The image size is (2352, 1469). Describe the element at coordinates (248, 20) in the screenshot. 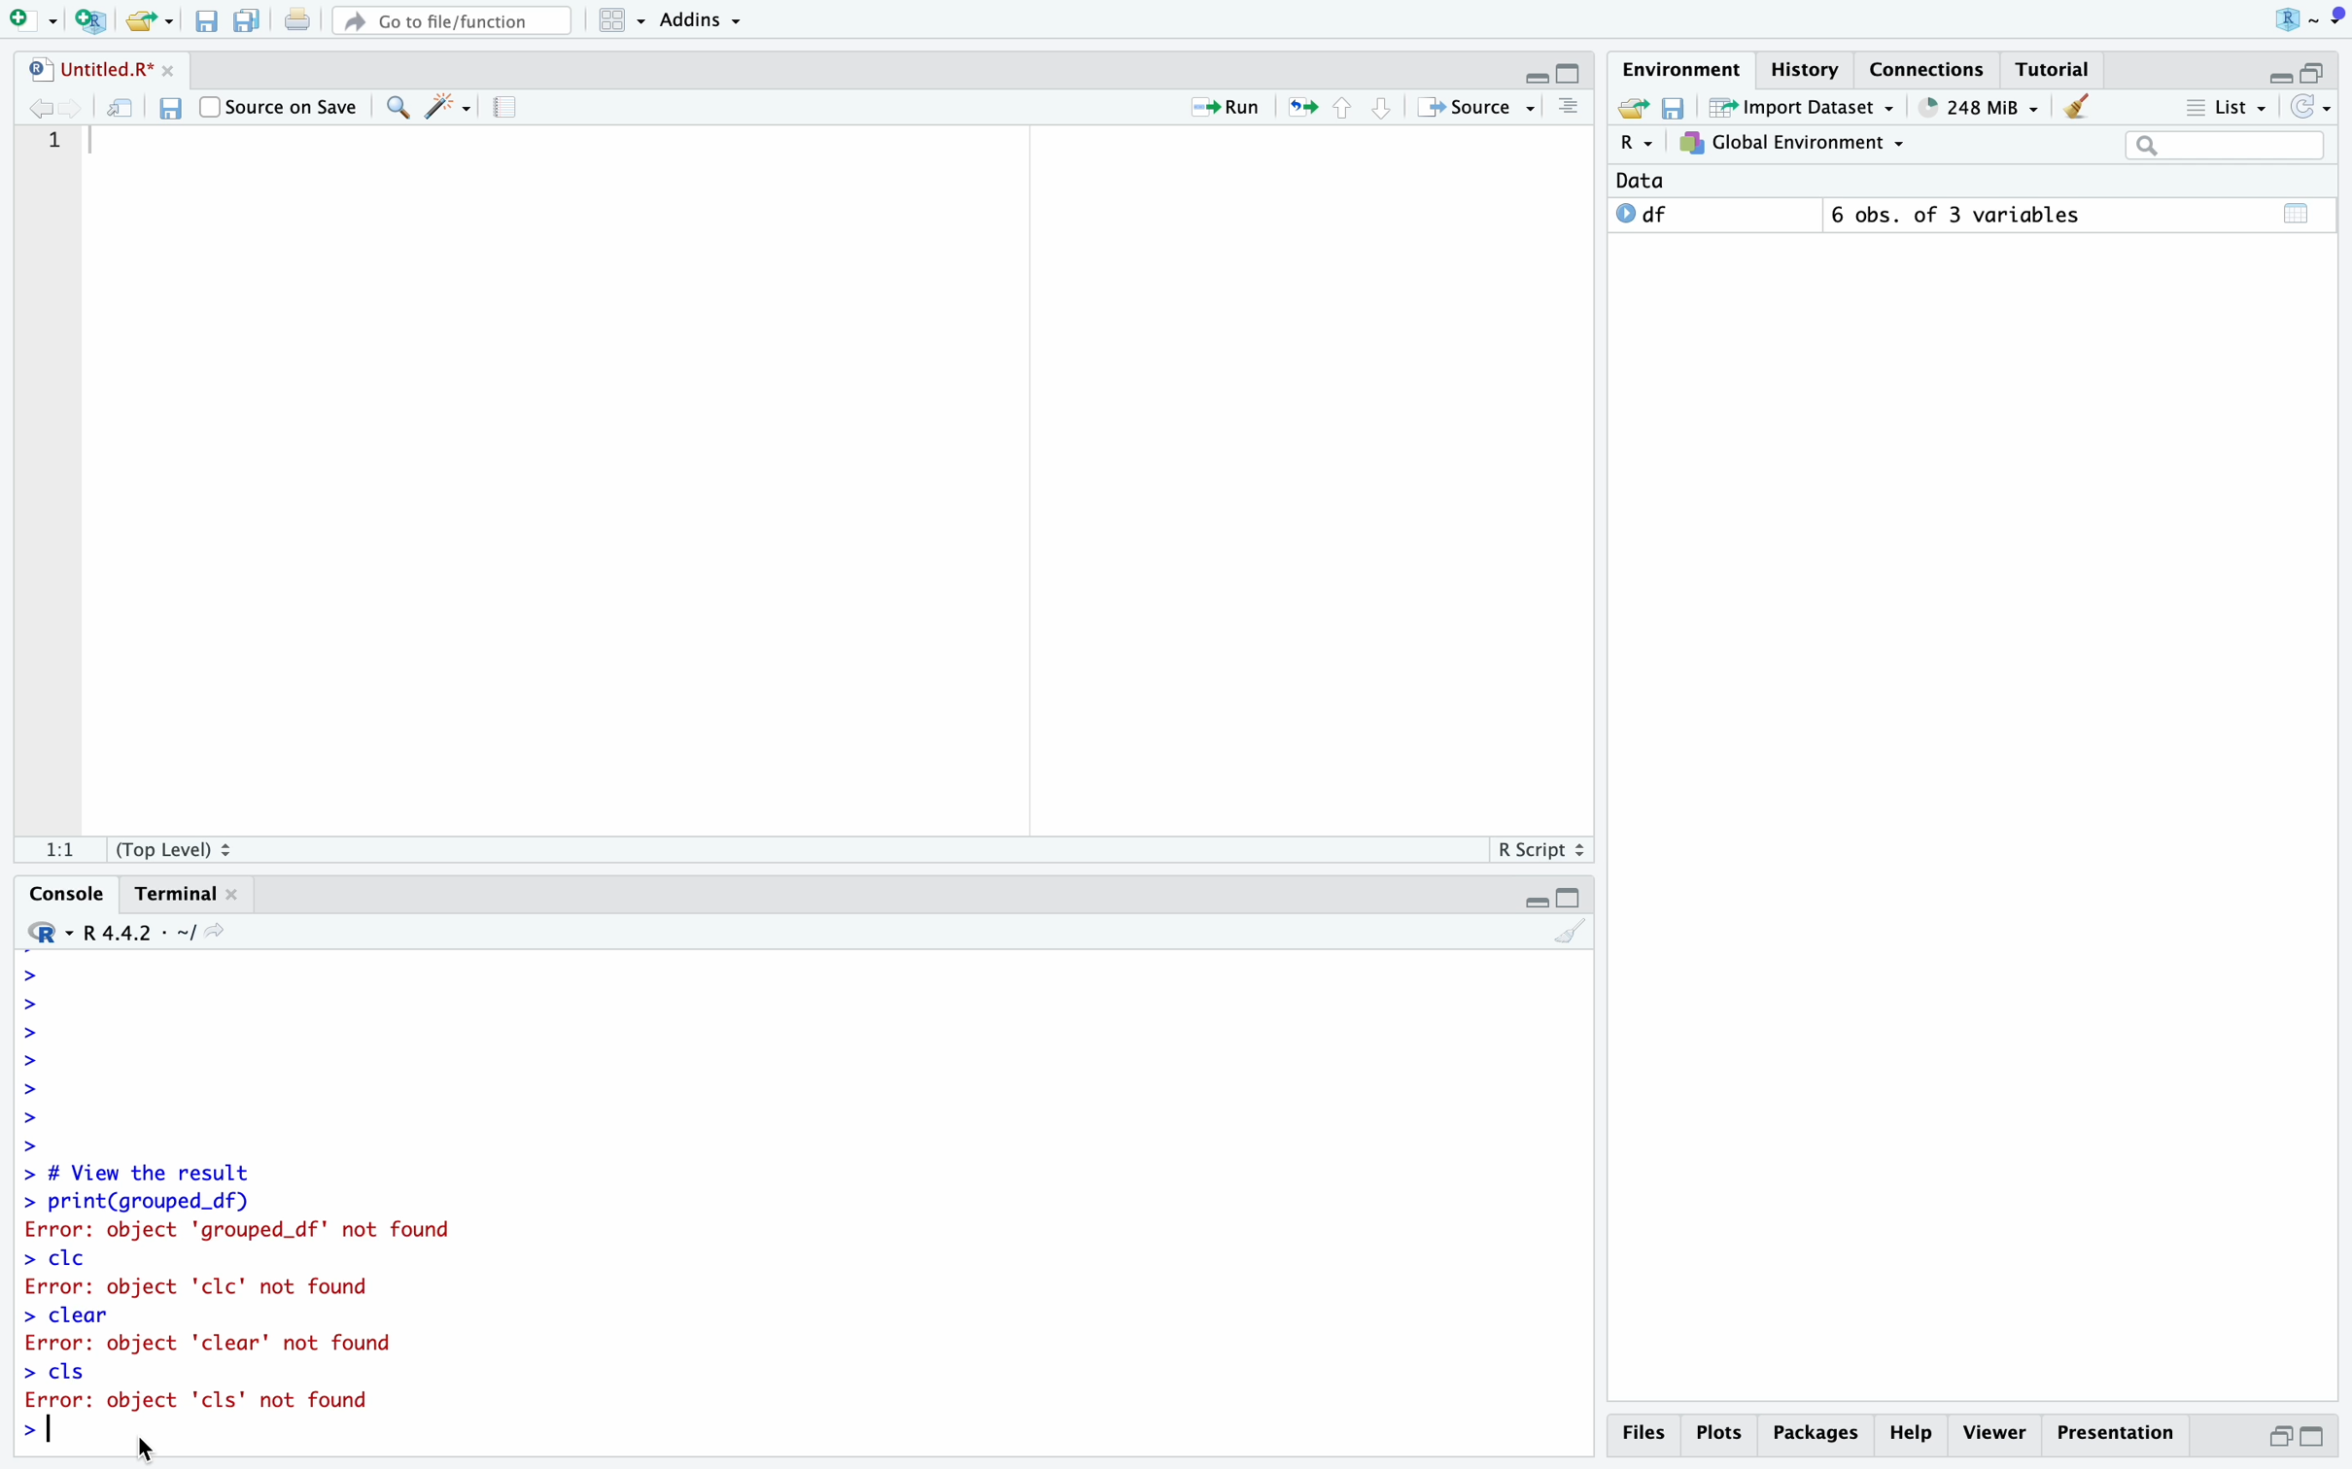

I see `Save all open files` at that location.